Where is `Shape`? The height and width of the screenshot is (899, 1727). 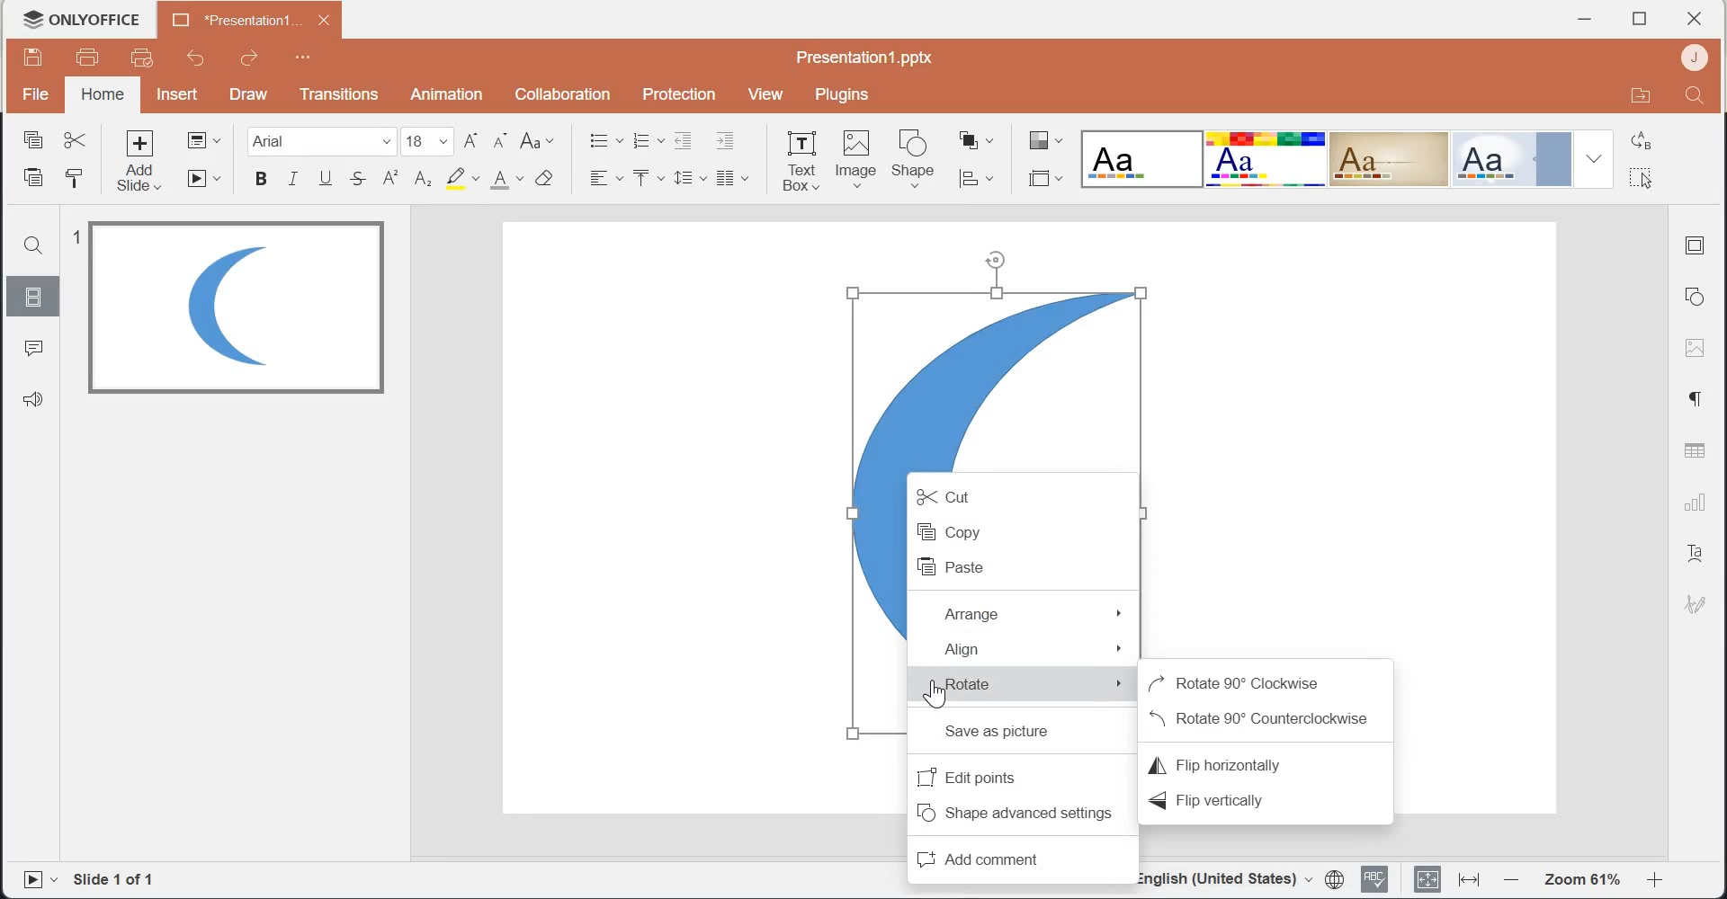
Shape is located at coordinates (917, 157).